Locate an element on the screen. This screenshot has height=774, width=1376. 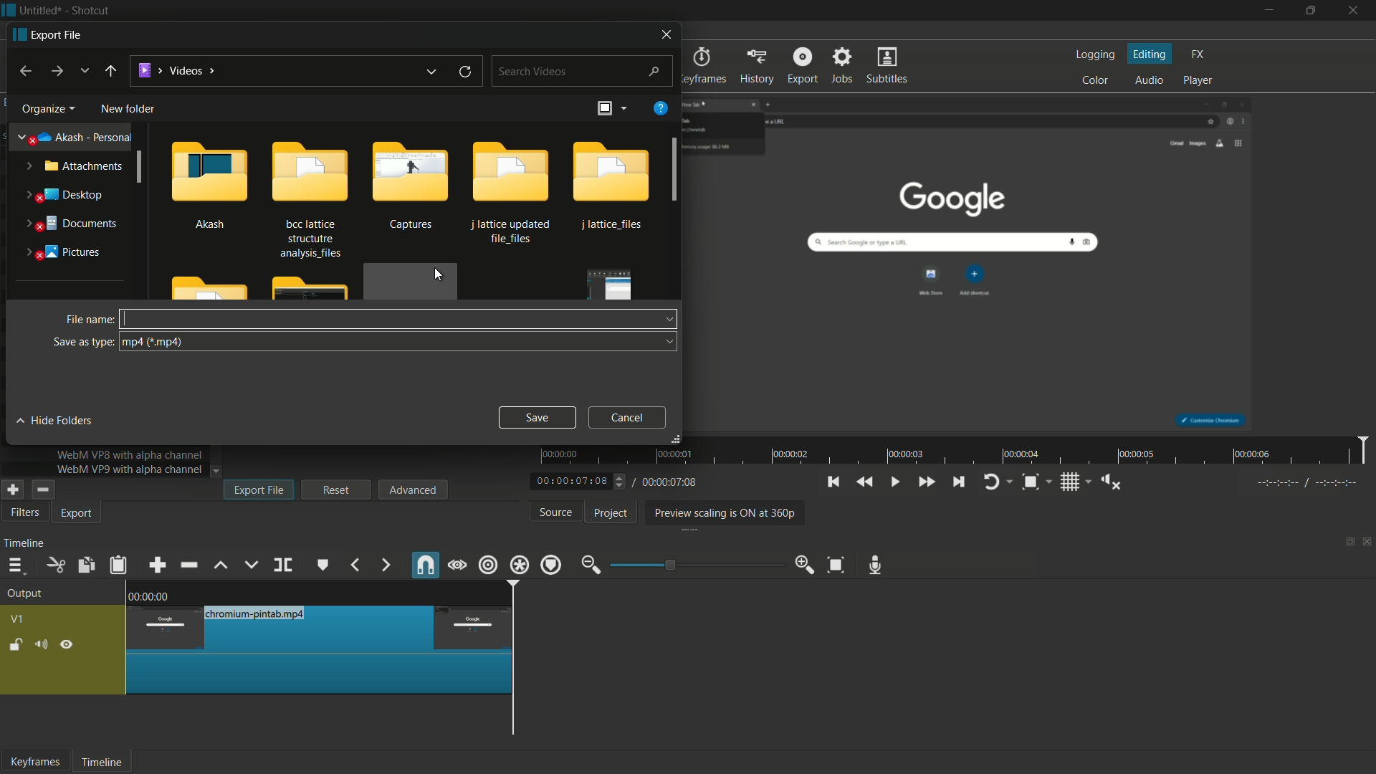
close app is located at coordinates (1355, 11).